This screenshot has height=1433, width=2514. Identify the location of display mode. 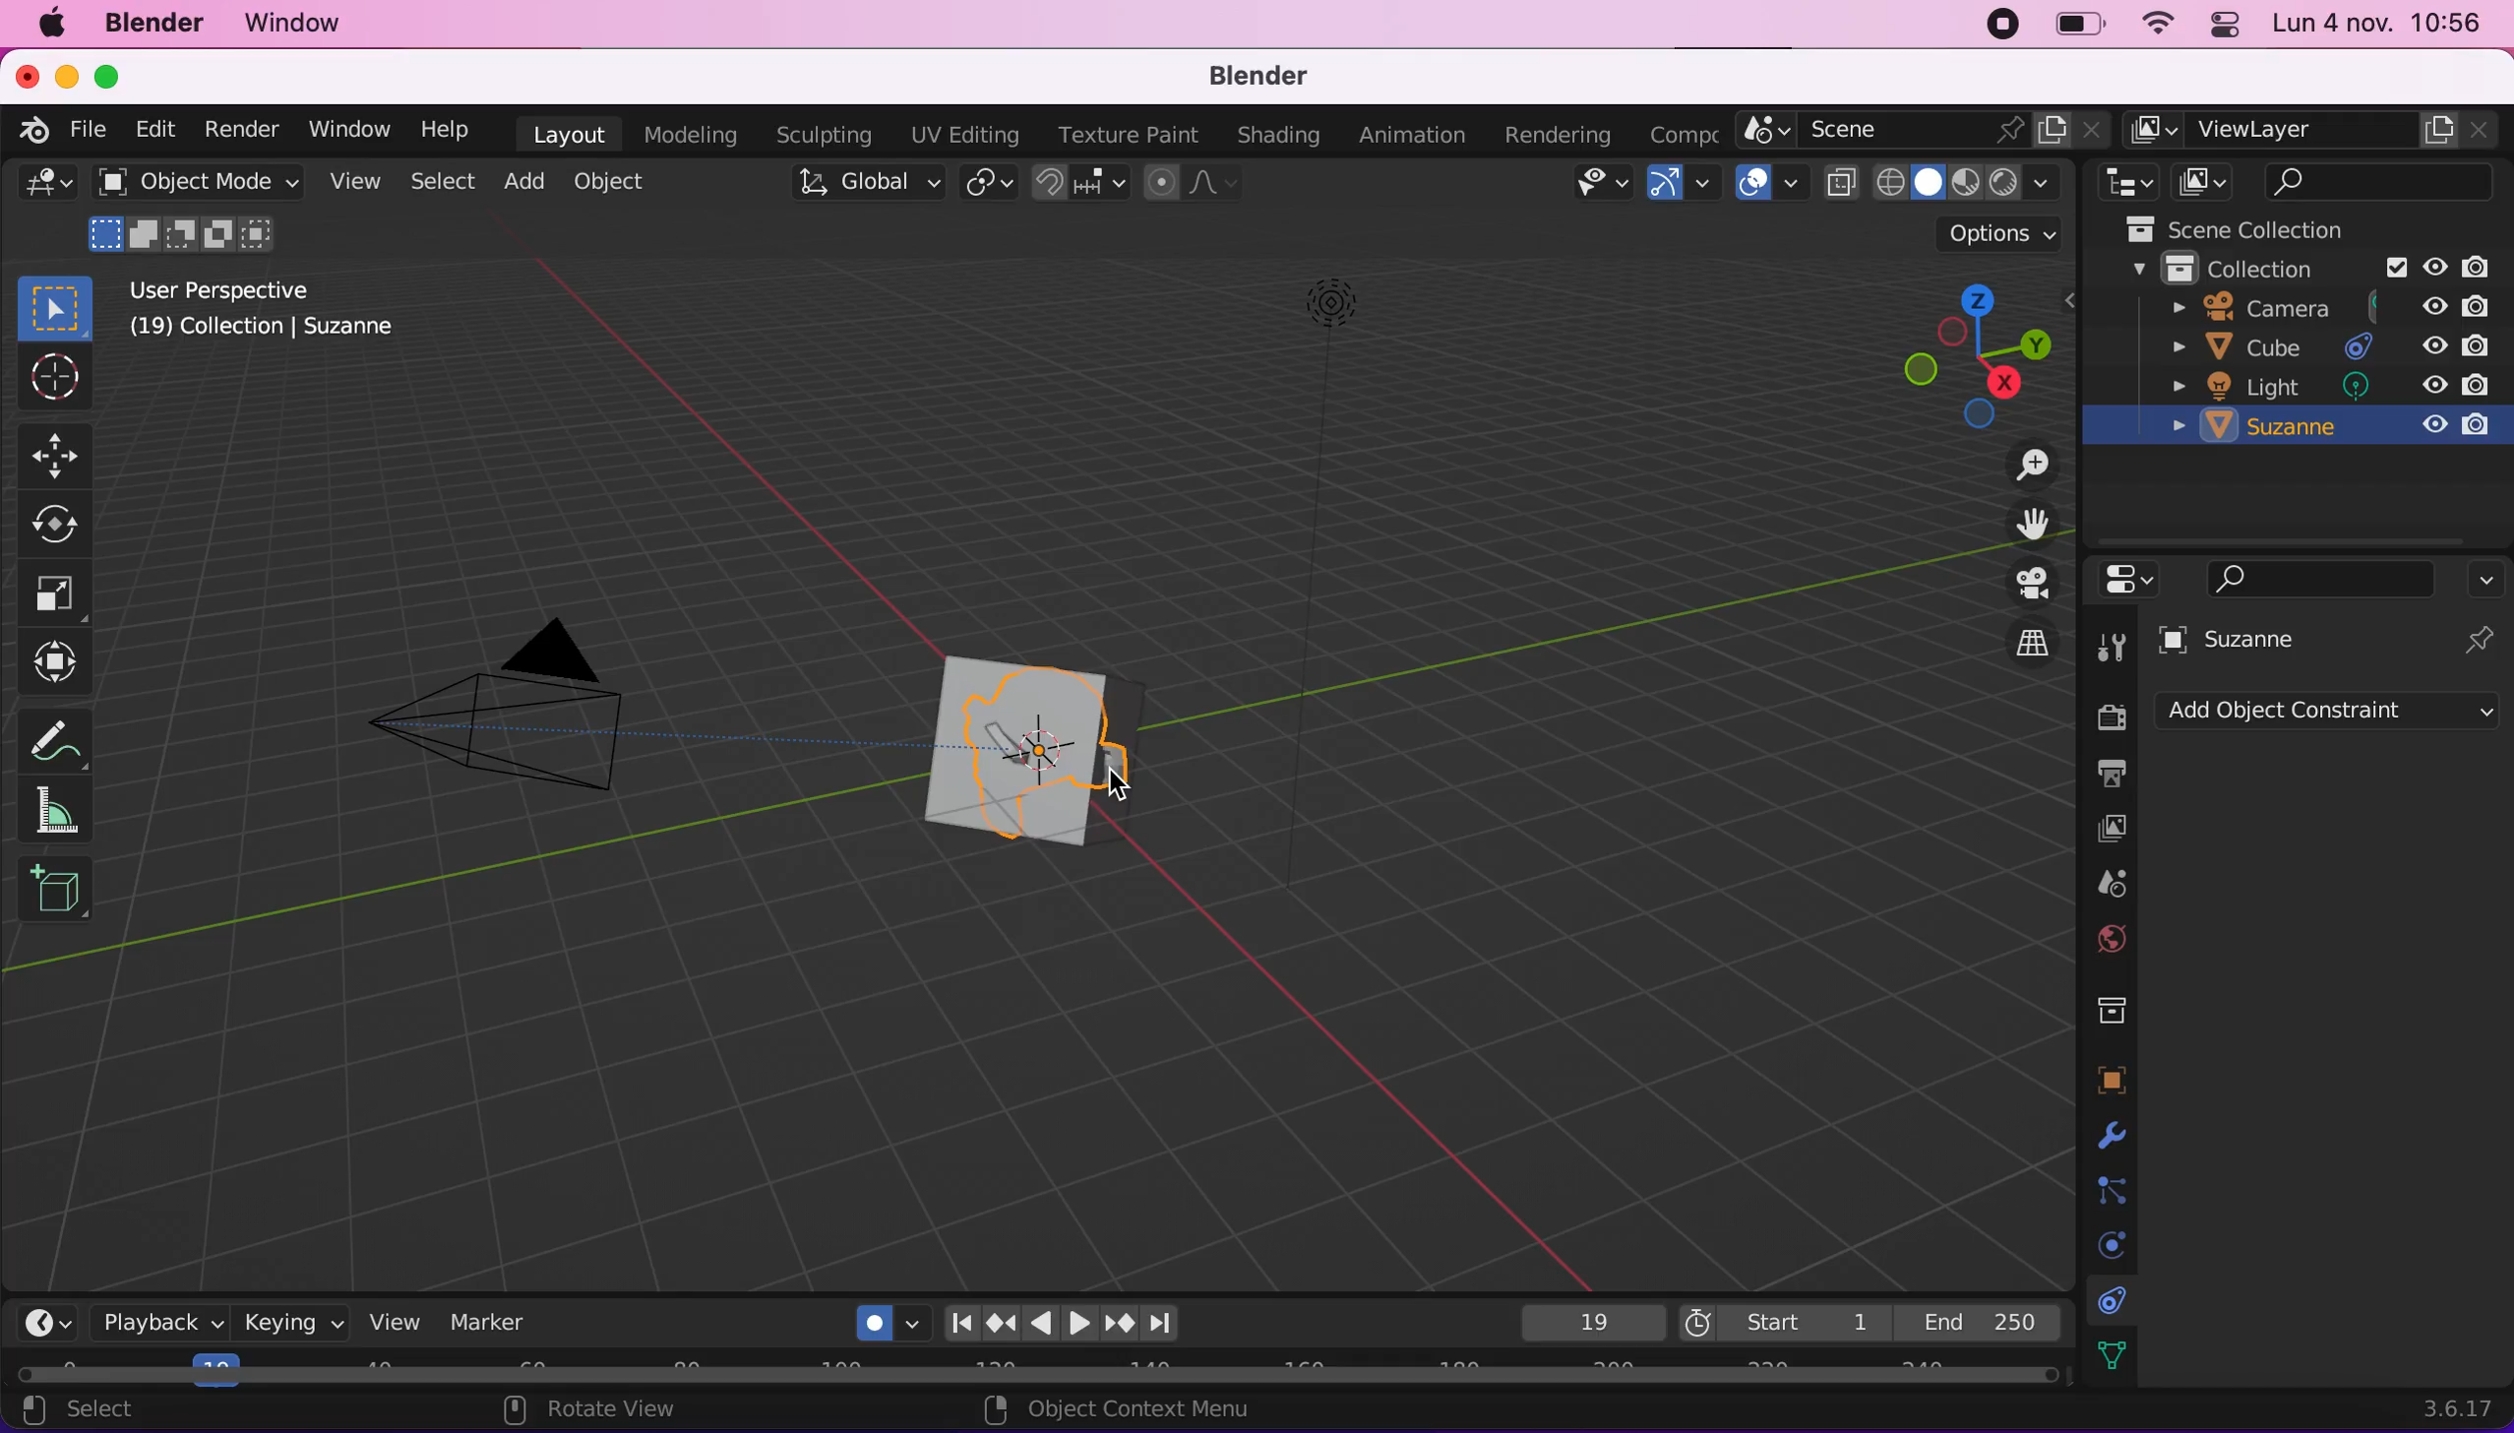
(2209, 180).